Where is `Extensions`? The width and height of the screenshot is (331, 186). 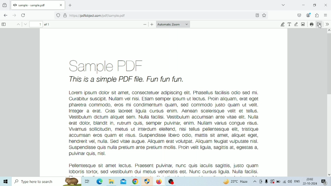
Extensions is located at coordinates (317, 15).